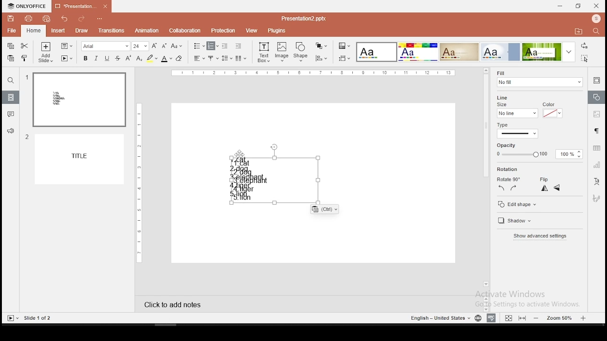 Image resolution: width=607 pixels, height=341 pixels. What do you see at coordinates (26, 45) in the screenshot?
I see `cut` at bounding box center [26, 45].